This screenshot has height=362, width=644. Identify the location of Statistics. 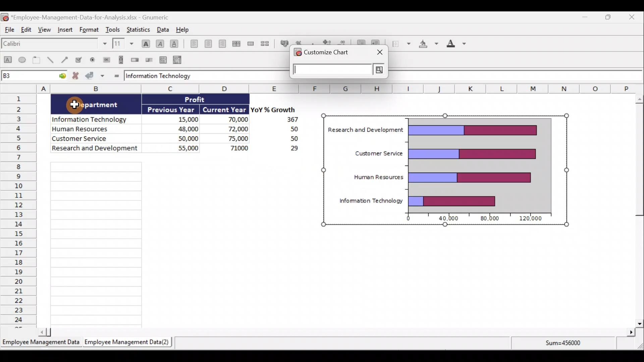
(138, 28).